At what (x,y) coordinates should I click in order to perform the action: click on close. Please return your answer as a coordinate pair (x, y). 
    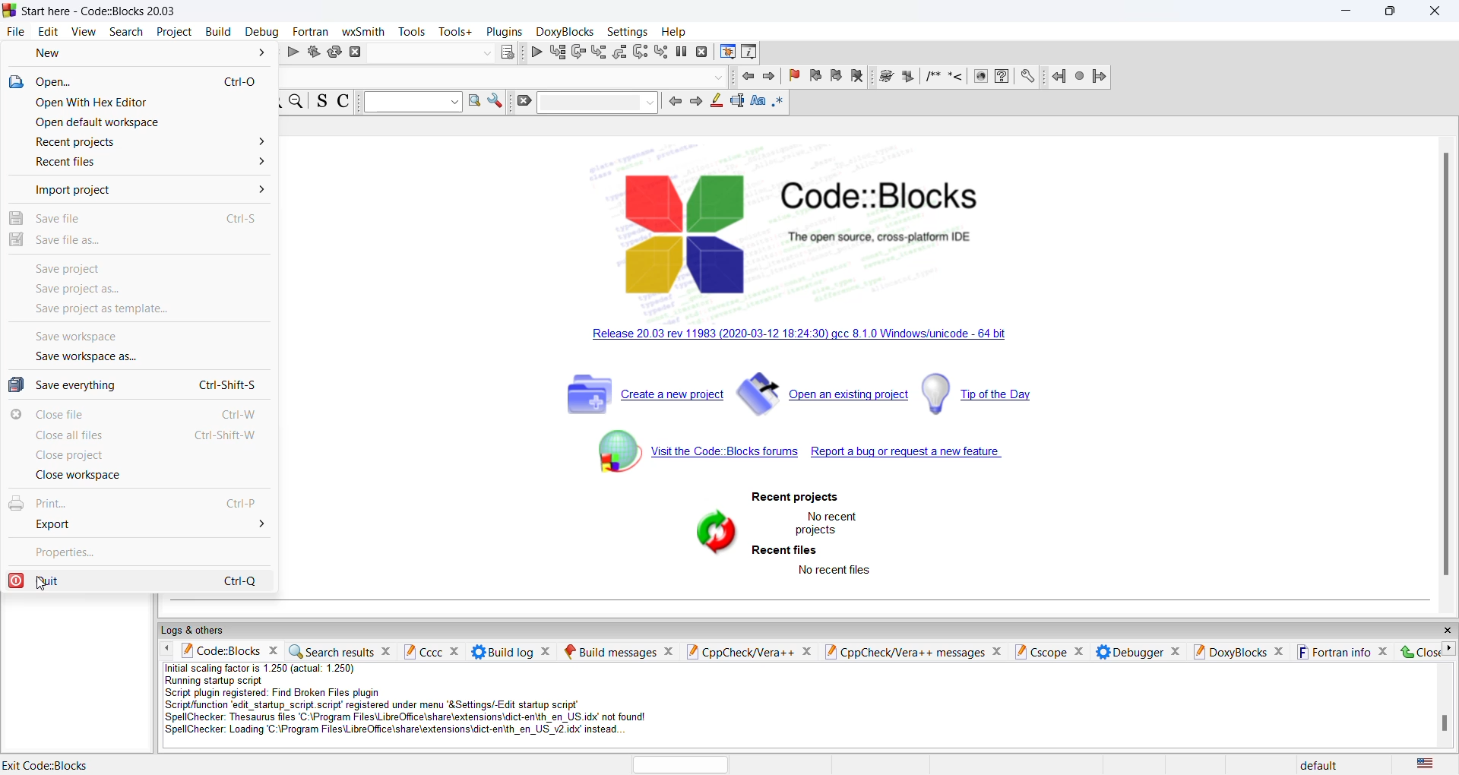
    Looking at the image, I should click on (809, 651).